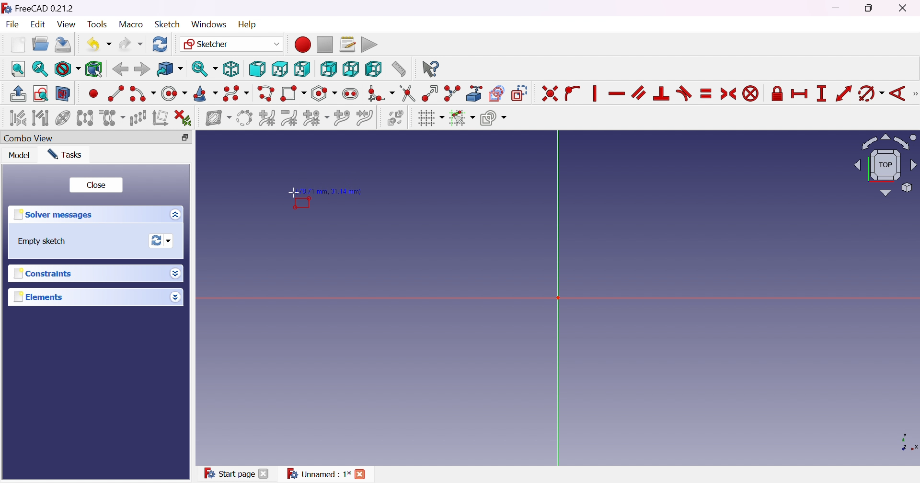 Image resolution: width=920 pixels, height=483 pixels. Describe the element at coordinates (289, 193) in the screenshot. I see `Cursor` at that location.